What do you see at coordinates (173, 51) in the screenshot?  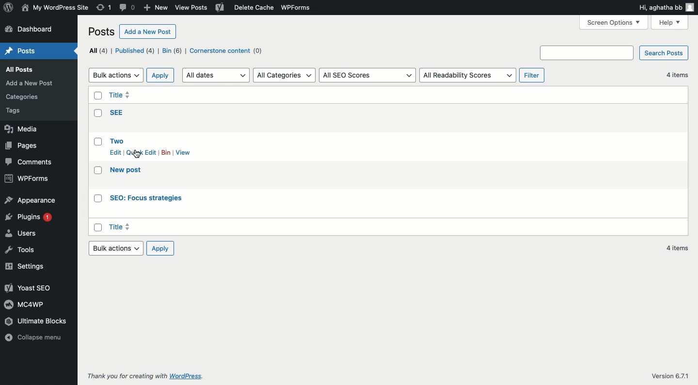 I see `Bin` at bounding box center [173, 51].